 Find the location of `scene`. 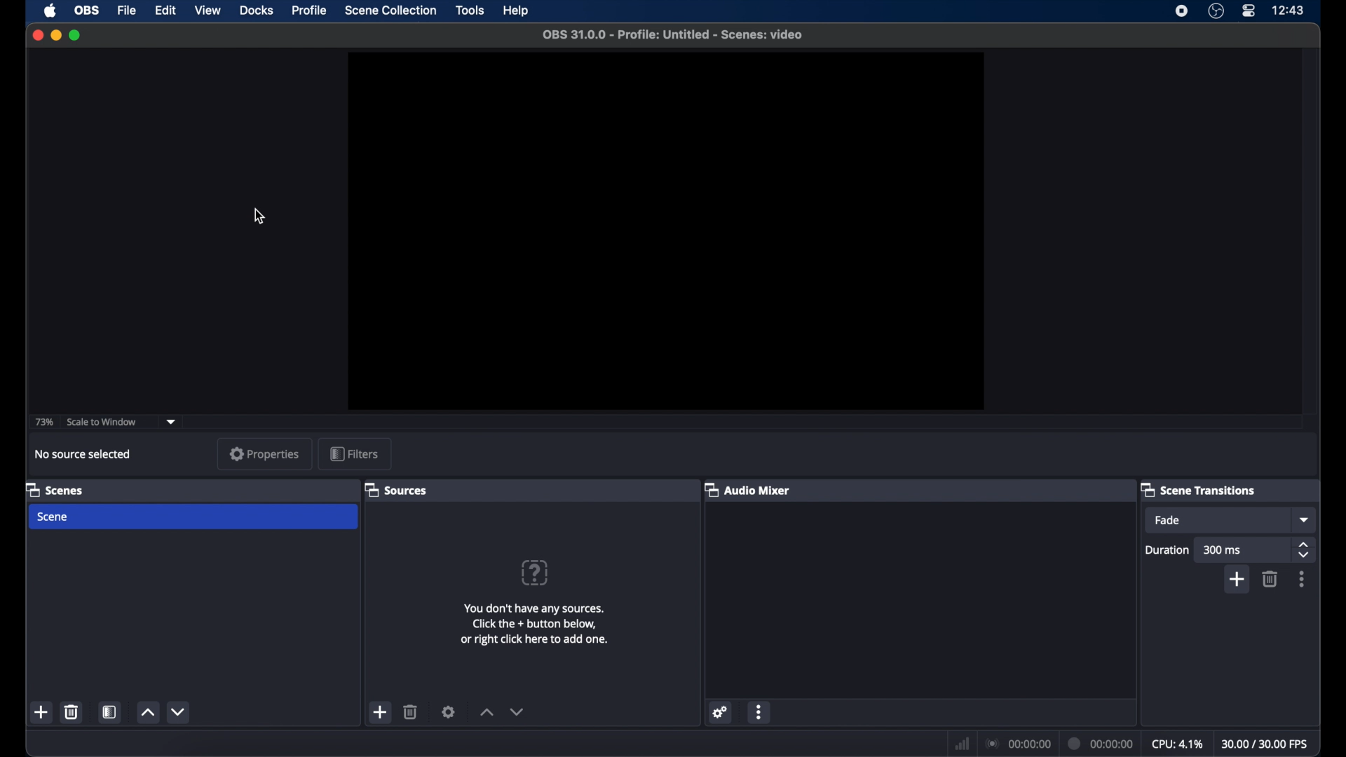

scene is located at coordinates (54, 517).